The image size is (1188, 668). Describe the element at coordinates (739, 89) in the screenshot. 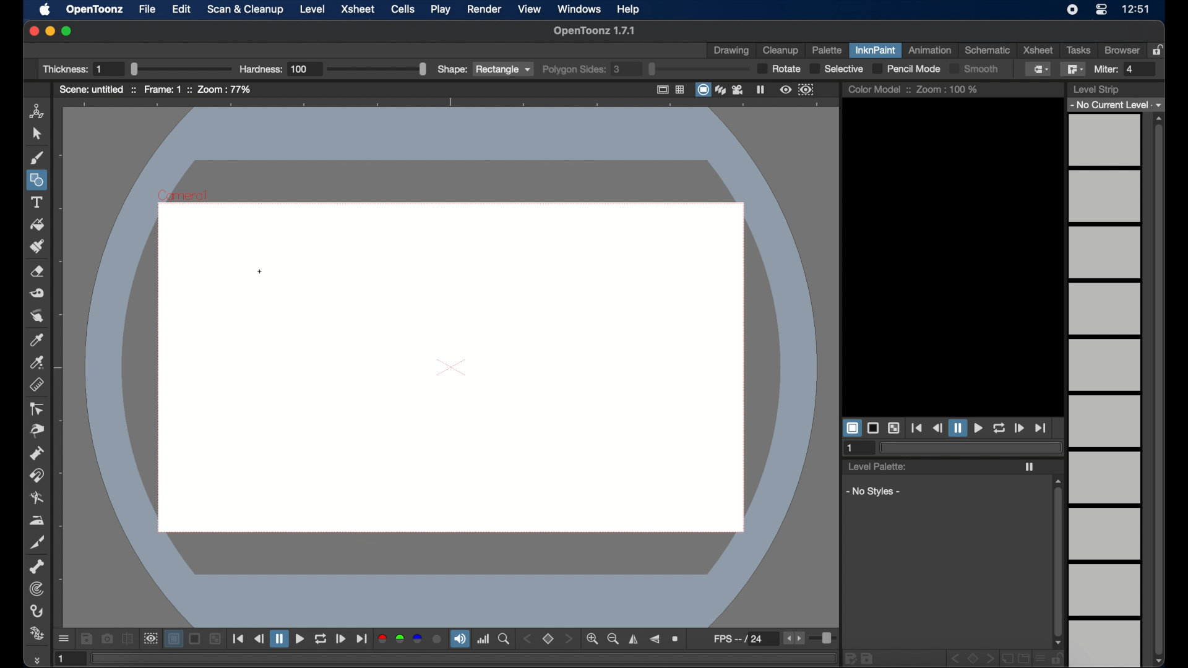

I see `camera` at that location.